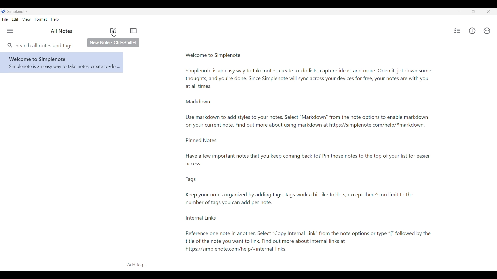 Image resolution: width=497 pixels, height=279 pixels. What do you see at coordinates (26, 19) in the screenshot?
I see `View` at bounding box center [26, 19].